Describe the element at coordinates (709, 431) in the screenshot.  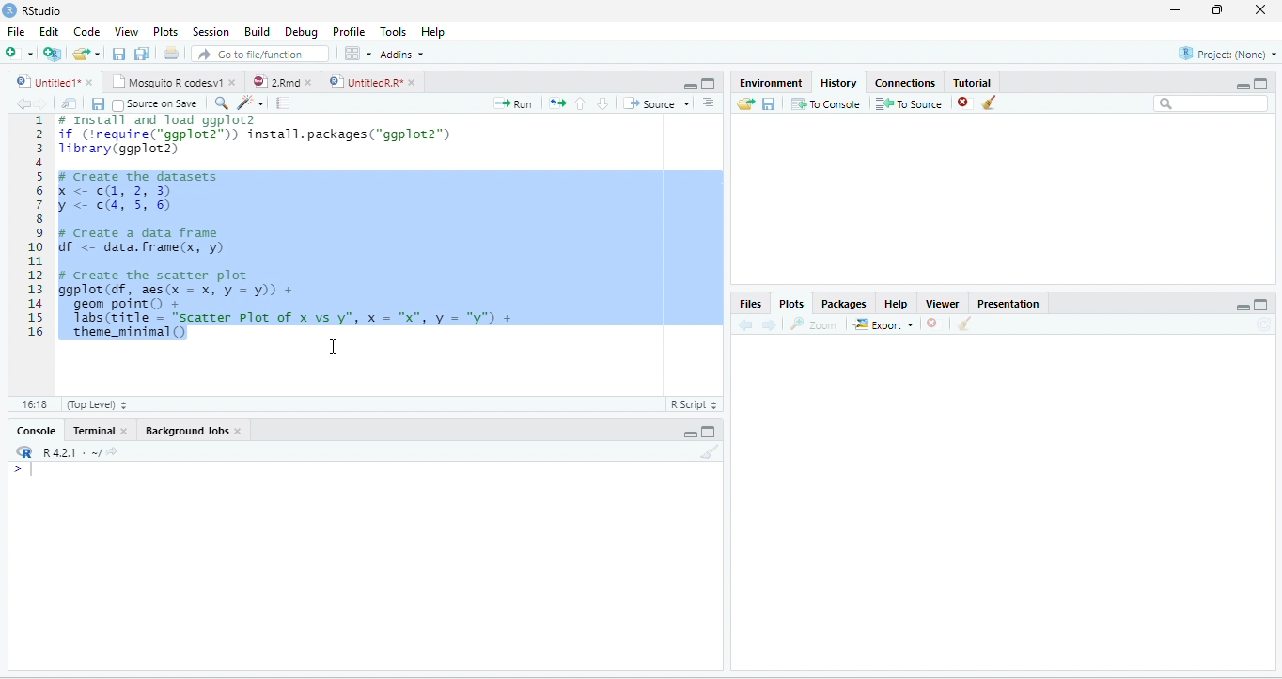
I see `Maximize` at that location.